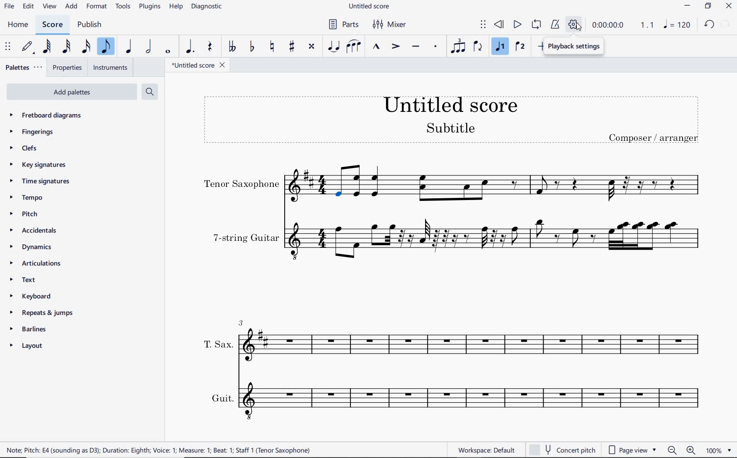 Image resolution: width=737 pixels, height=458 pixels. Describe the element at coordinates (49, 7) in the screenshot. I see `VIEW` at that location.